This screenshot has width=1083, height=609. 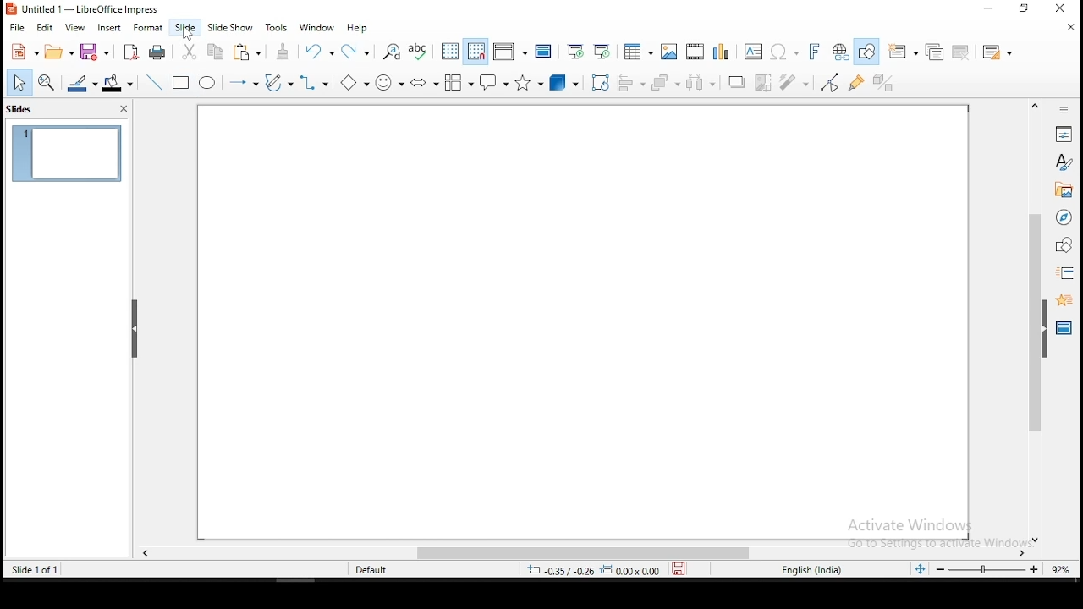 What do you see at coordinates (131, 51) in the screenshot?
I see `acrobat as pdf` at bounding box center [131, 51].